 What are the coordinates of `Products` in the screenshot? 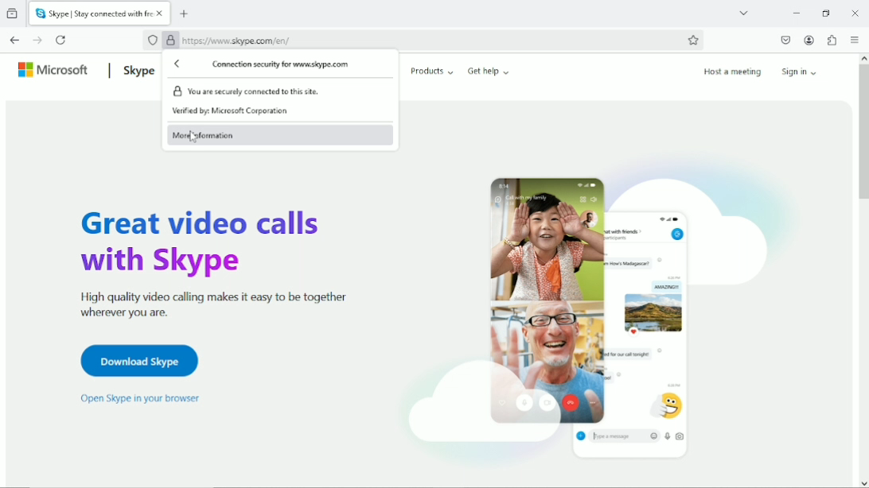 It's located at (432, 71).